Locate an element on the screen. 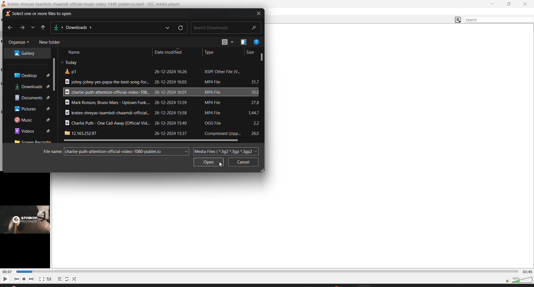 Image resolution: width=534 pixels, height=287 pixels. previous locations is located at coordinates (167, 29).